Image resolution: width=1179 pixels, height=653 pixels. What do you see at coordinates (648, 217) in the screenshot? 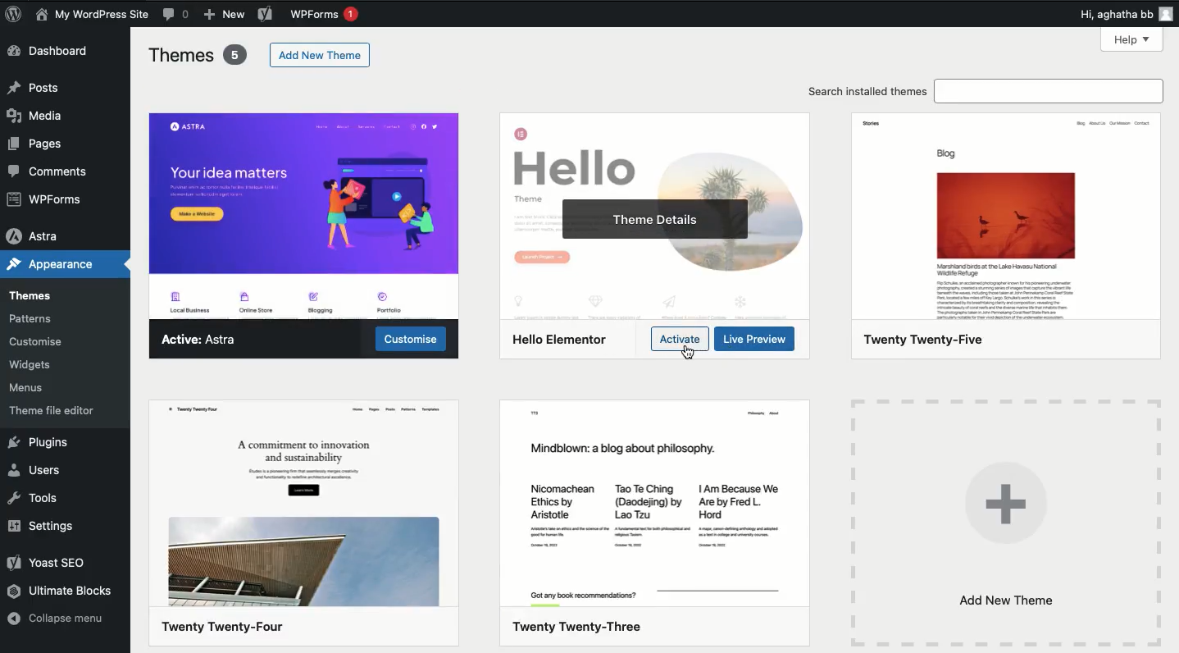
I see `Theme details` at bounding box center [648, 217].